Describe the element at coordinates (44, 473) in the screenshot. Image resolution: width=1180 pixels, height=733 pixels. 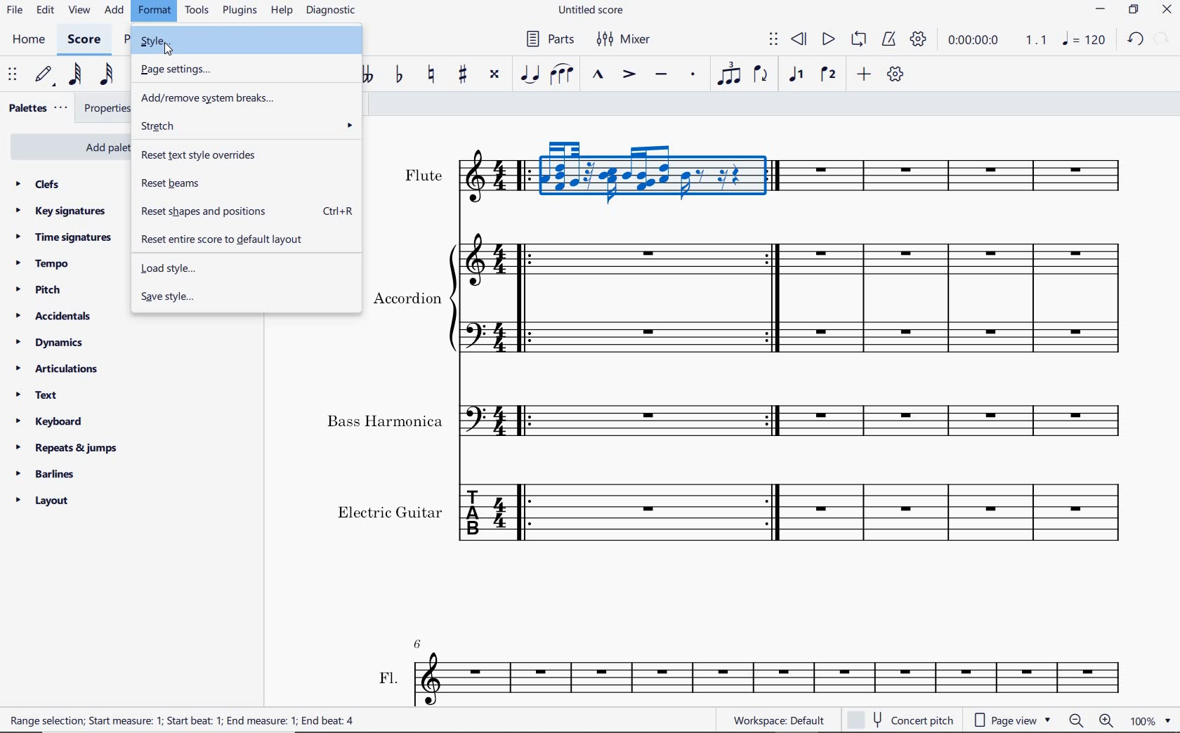
I see `barlines` at that location.